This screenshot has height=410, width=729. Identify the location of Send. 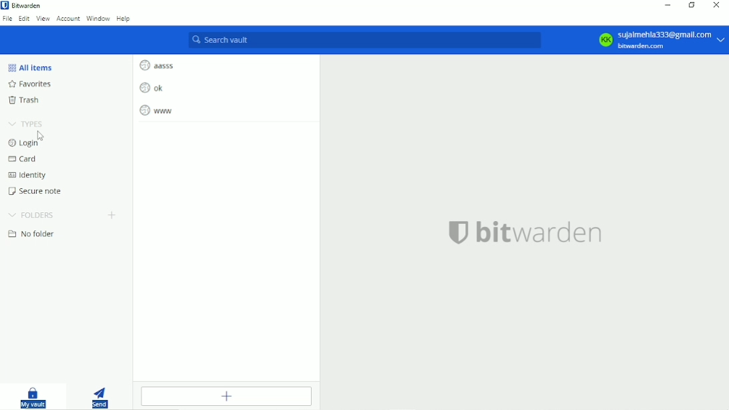
(101, 395).